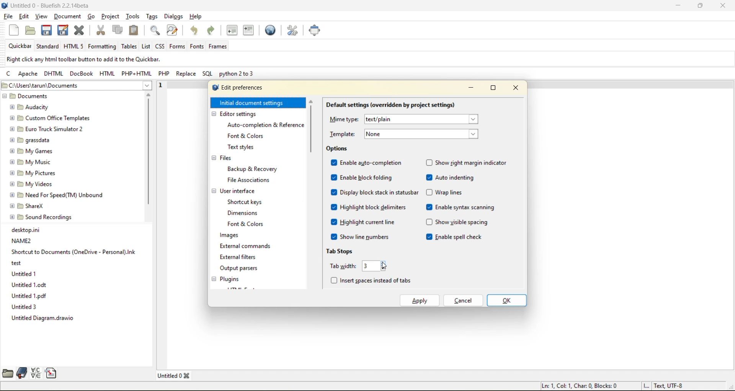 The height and width of the screenshot is (391, 735). I want to click on enable spell check, so click(457, 238).